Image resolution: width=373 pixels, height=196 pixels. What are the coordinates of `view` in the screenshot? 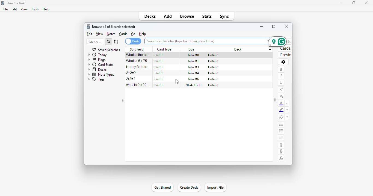 It's located at (99, 34).